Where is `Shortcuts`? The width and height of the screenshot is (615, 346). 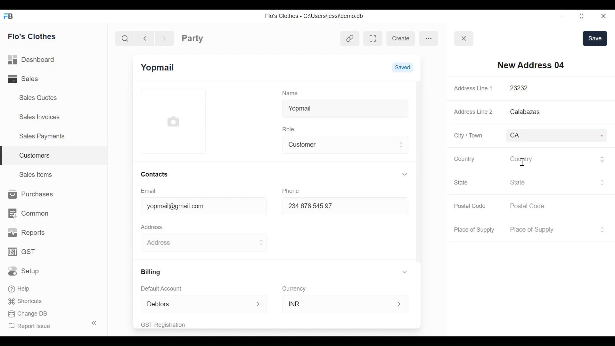
Shortcuts is located at coordinates (23, 301).